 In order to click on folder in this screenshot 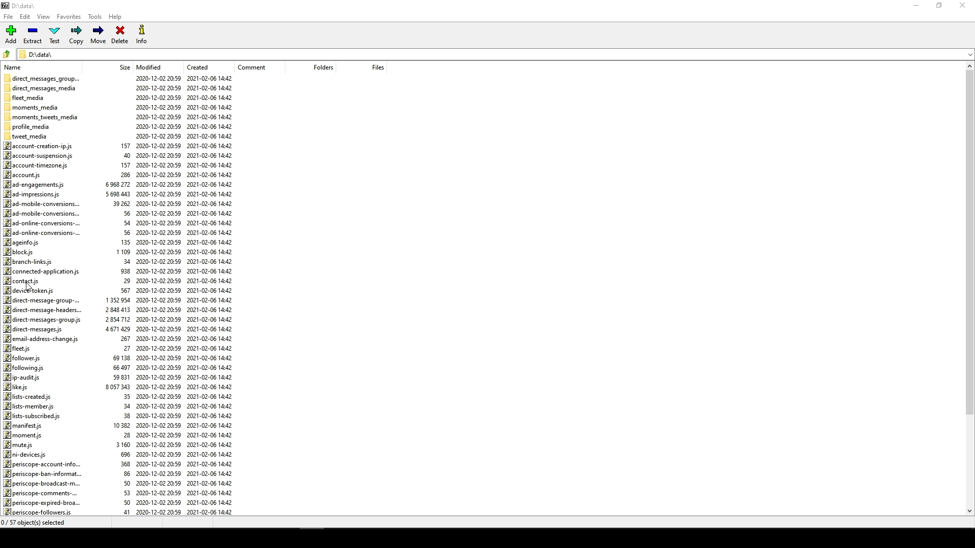, I will do `click(7, 53)`.